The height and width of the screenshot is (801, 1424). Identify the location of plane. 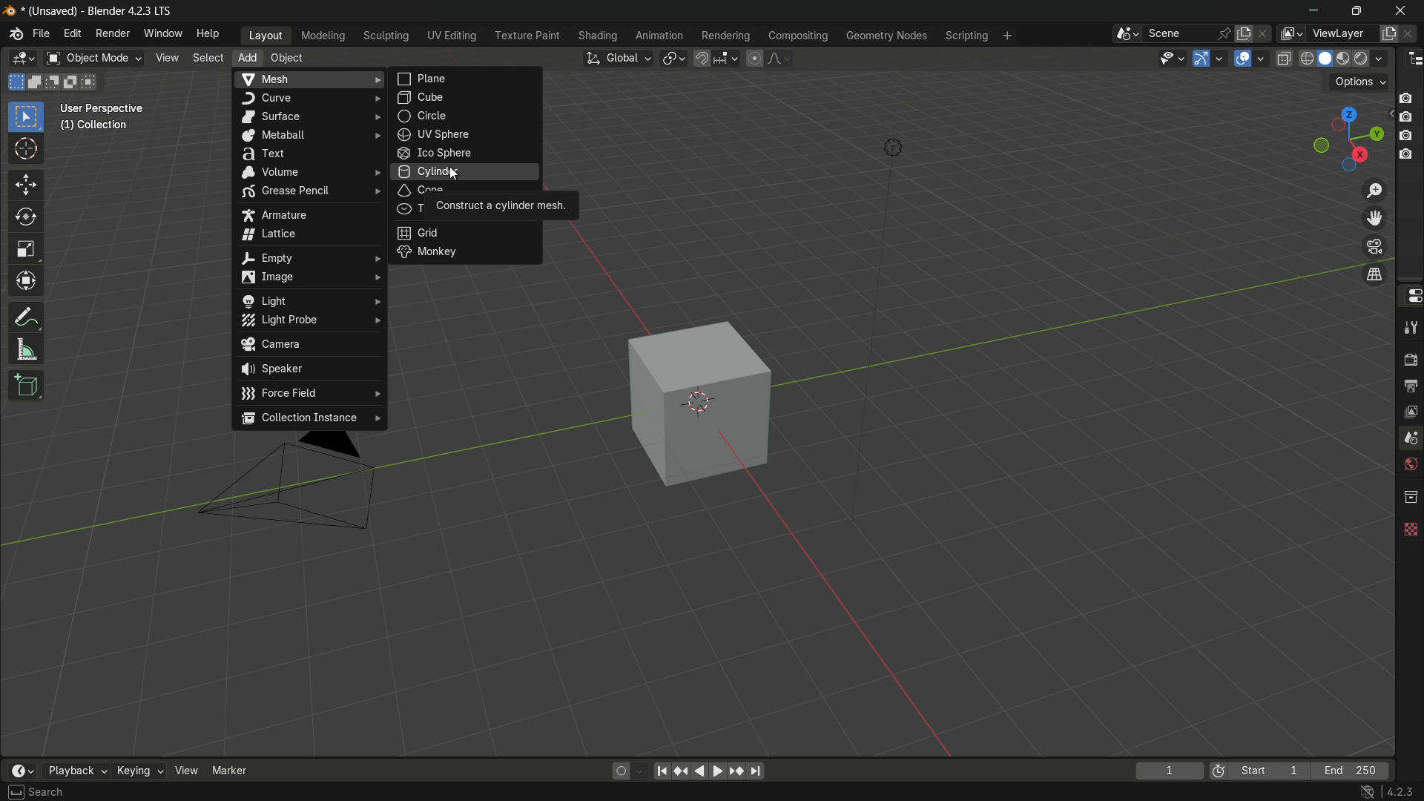
(467, 79).